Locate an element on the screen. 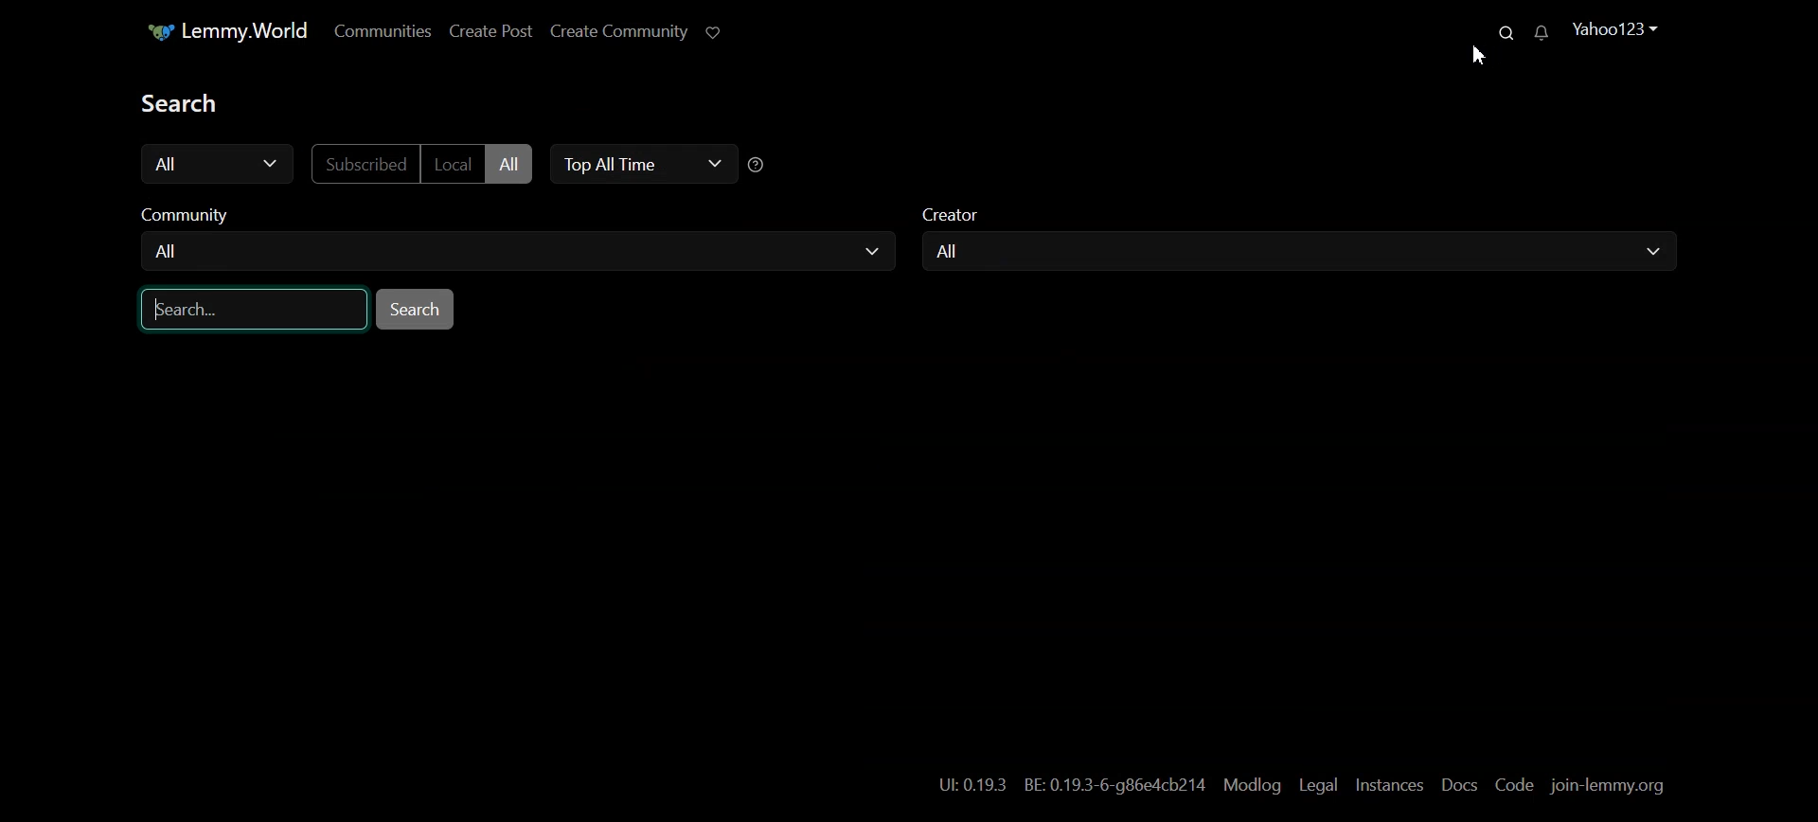 Image resolution: width=1818 pixels, height=822 pixels. All is located at coordinates (516, 251).